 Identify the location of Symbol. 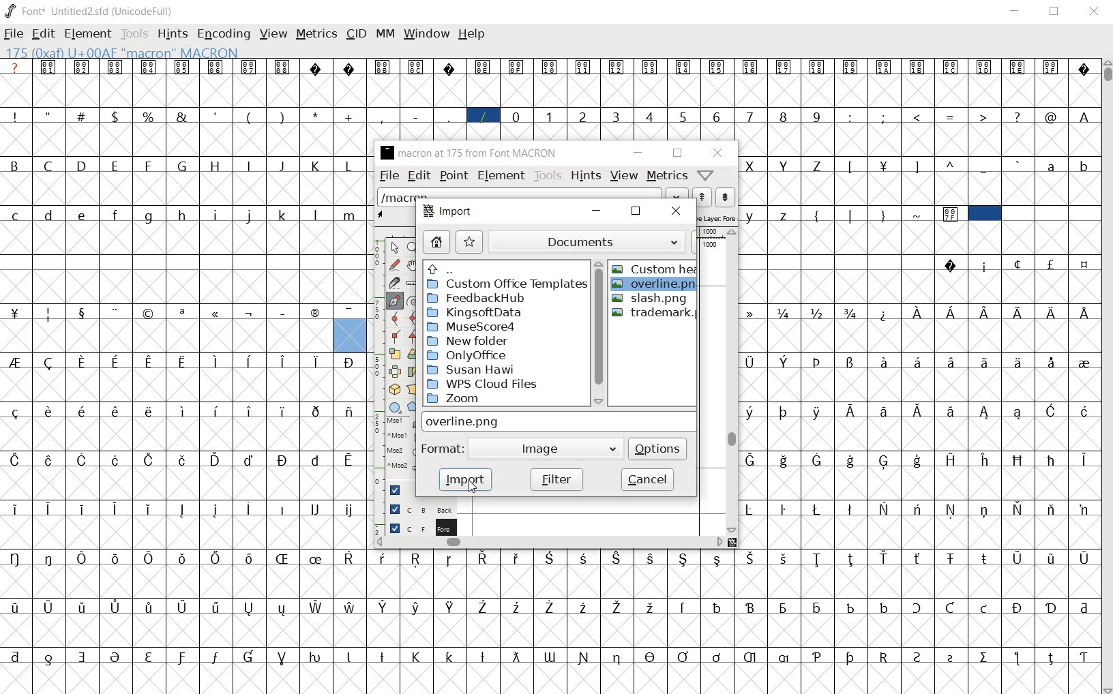
(250, 412).